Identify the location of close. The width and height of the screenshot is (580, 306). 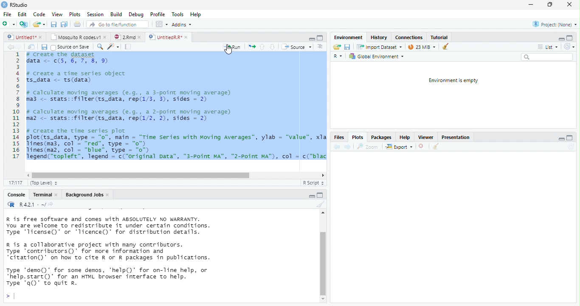
(58, 195).